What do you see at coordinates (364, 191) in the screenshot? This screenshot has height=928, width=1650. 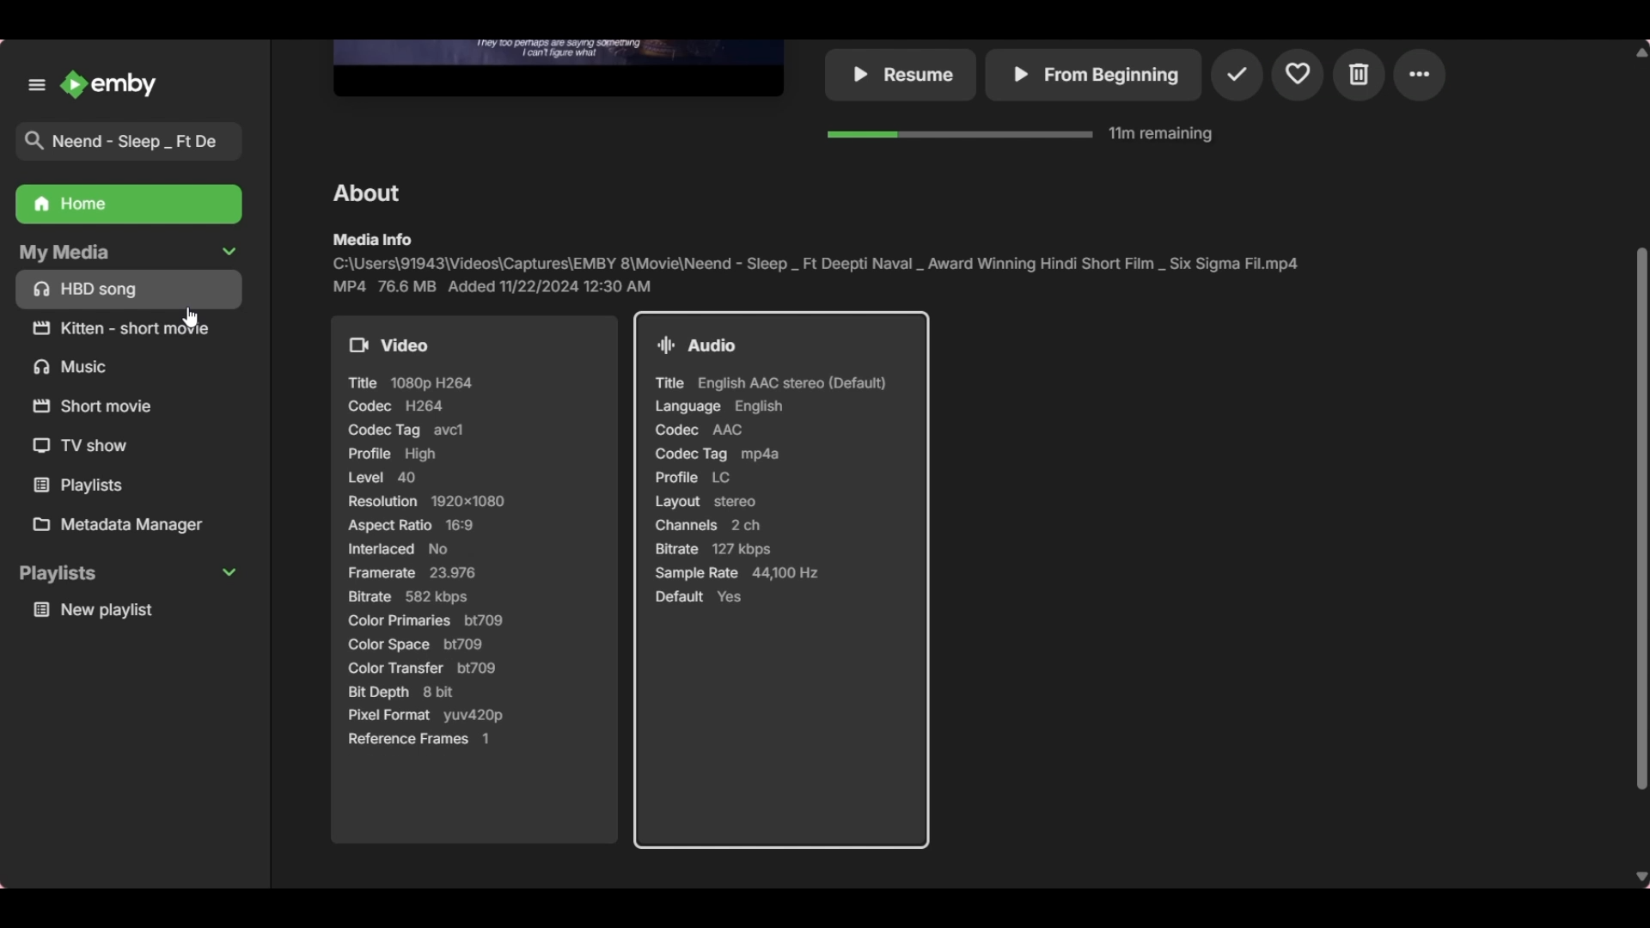 I see `` at bounding box center [364, 191].